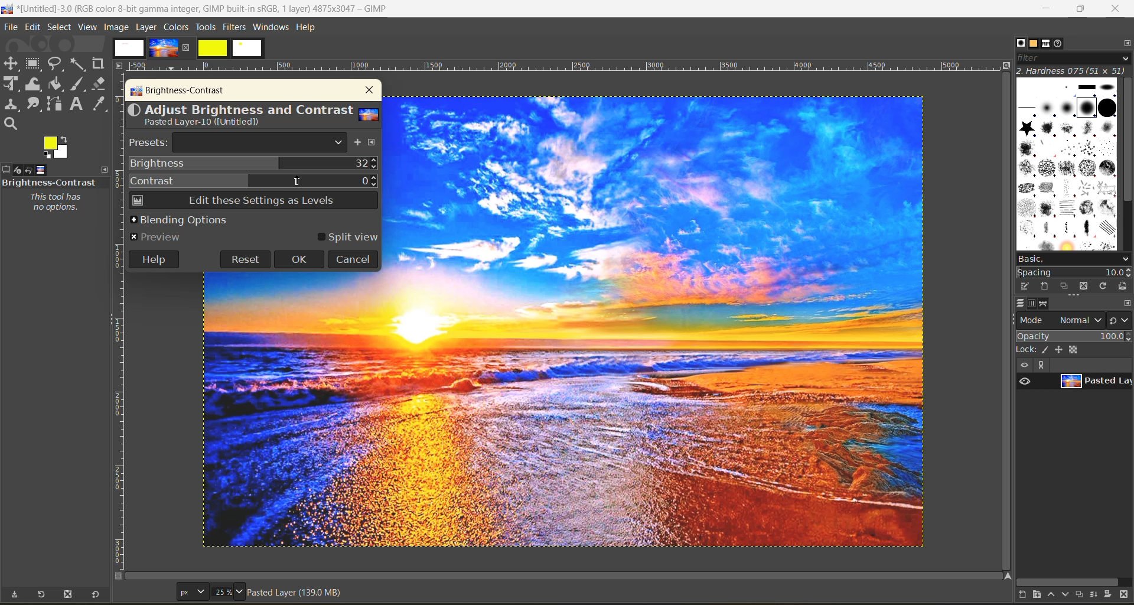 The image size is (1134, 605). What do you see at coordinates (1055, 596) in the screenshot?
I see `raise this layer` at bounding box center [1055, 596].